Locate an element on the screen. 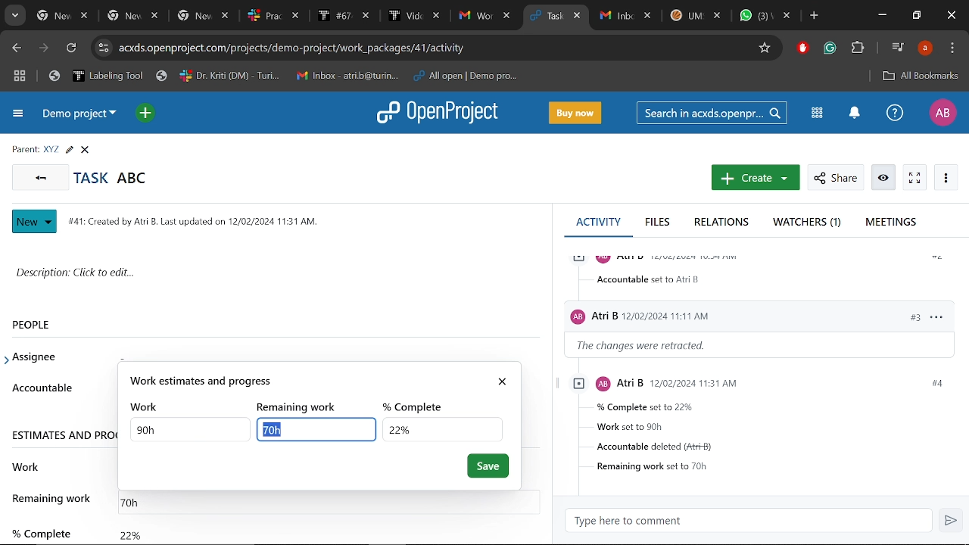 The height and width of the screenshot is (545, 969). Current tab is located at coordinates (544, 17).